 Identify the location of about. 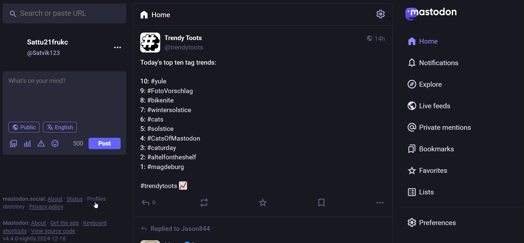
(53, 199).